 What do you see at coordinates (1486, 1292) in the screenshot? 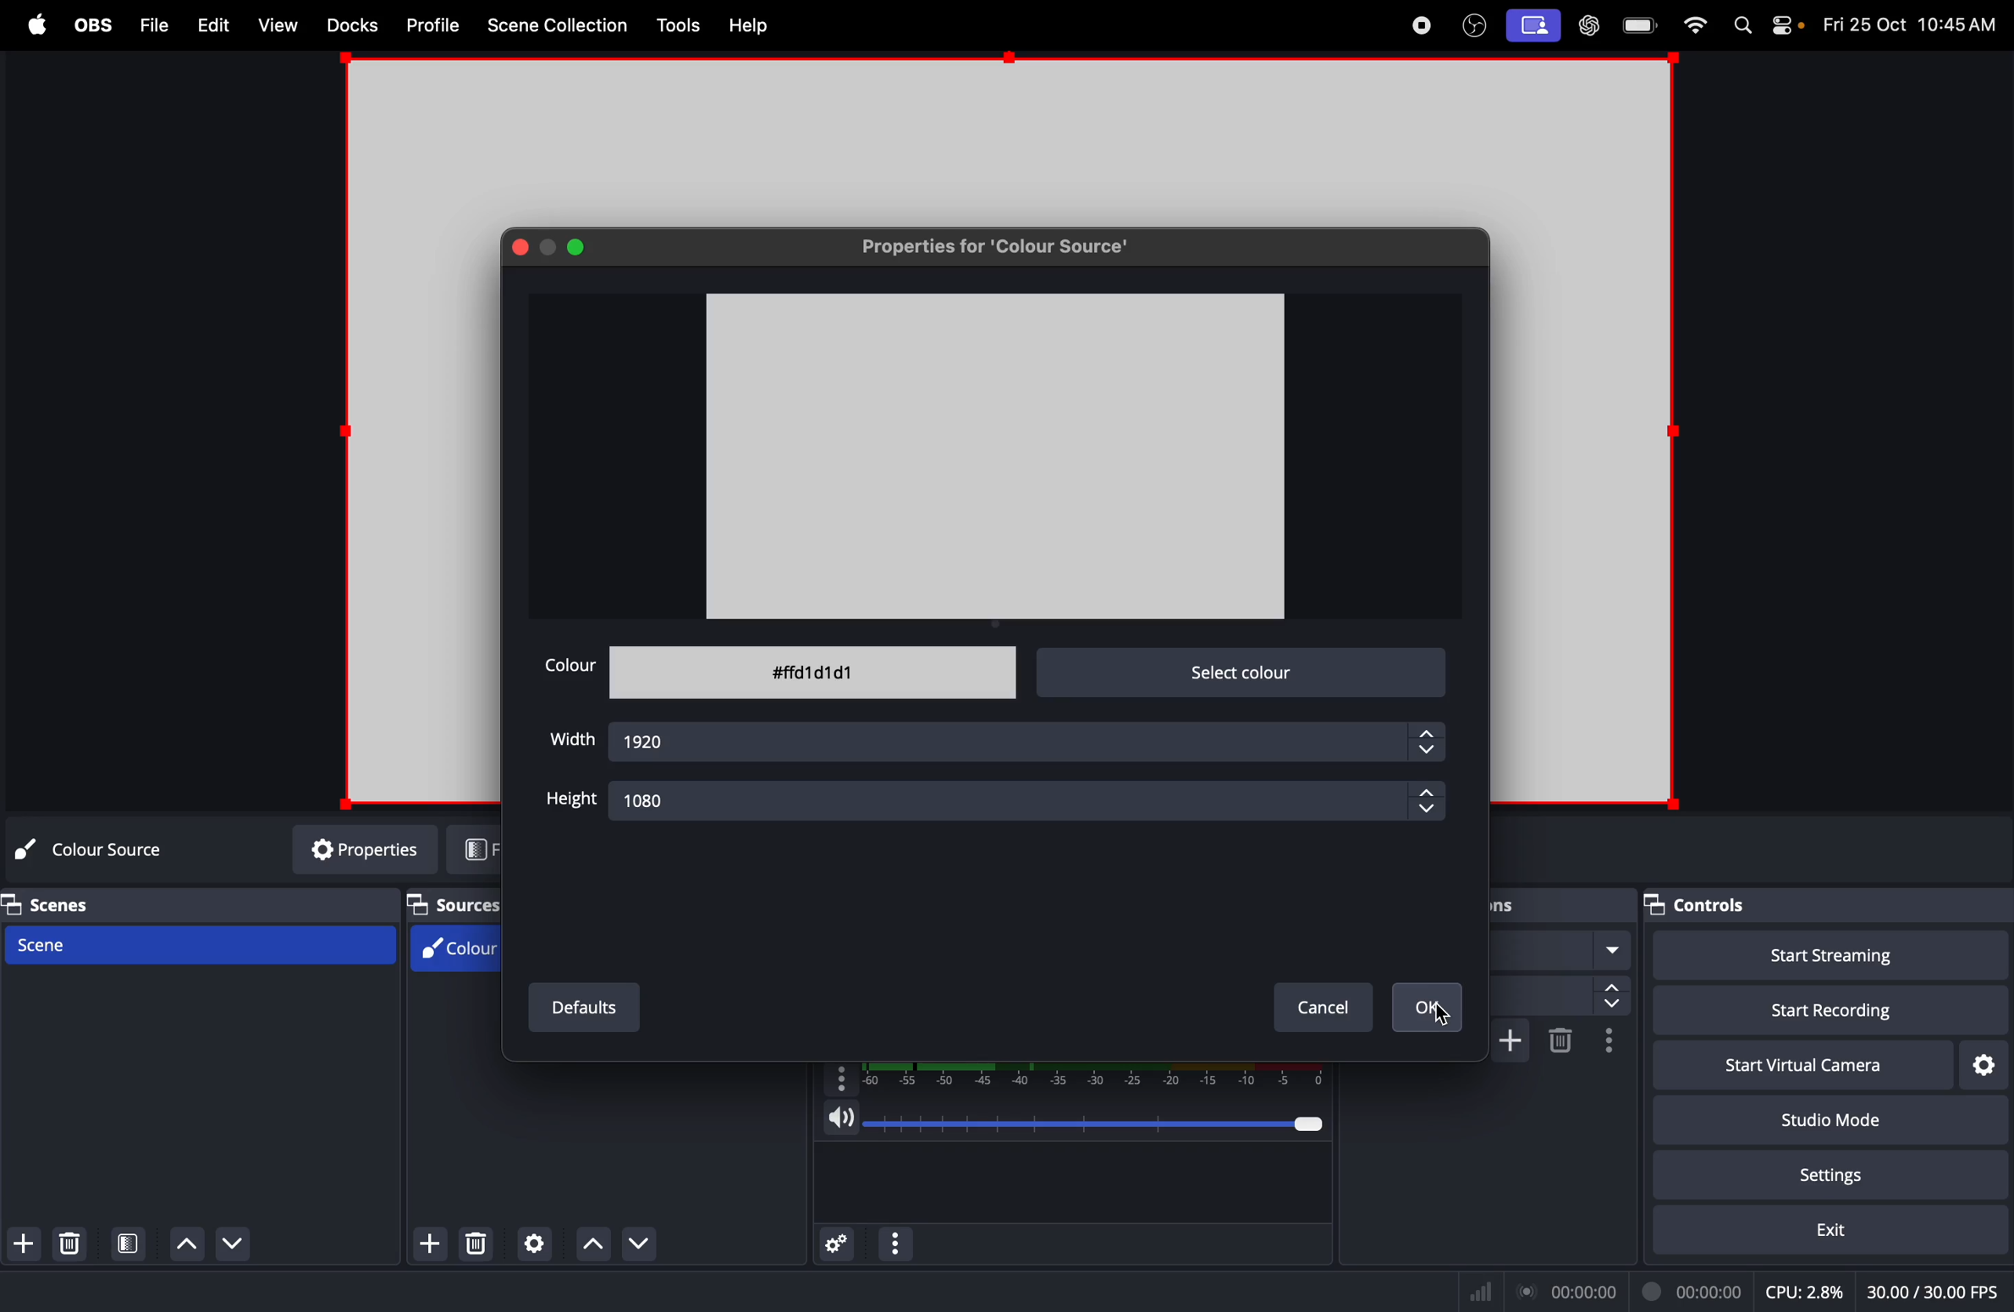
I see `Signal` at bounding box center [1486, 1292].